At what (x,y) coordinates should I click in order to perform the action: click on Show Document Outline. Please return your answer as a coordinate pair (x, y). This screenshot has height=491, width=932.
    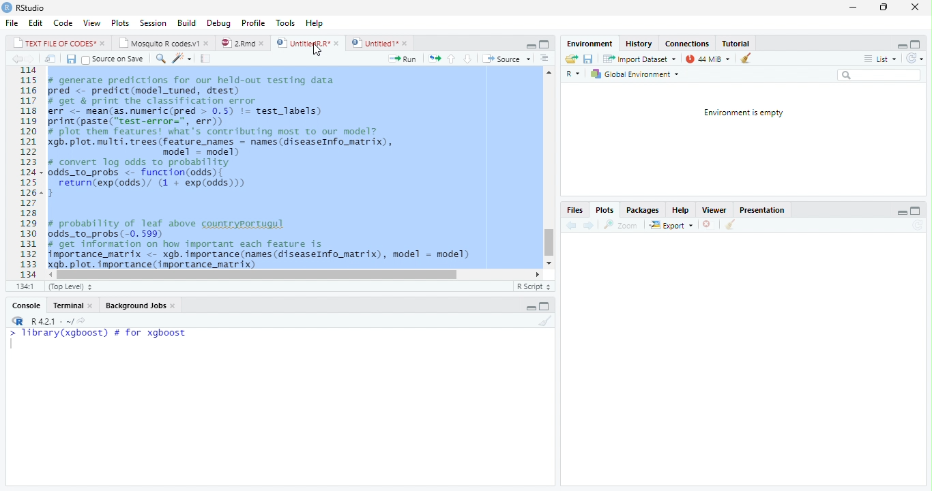
    Looking at the image, I should click on (545, 57).